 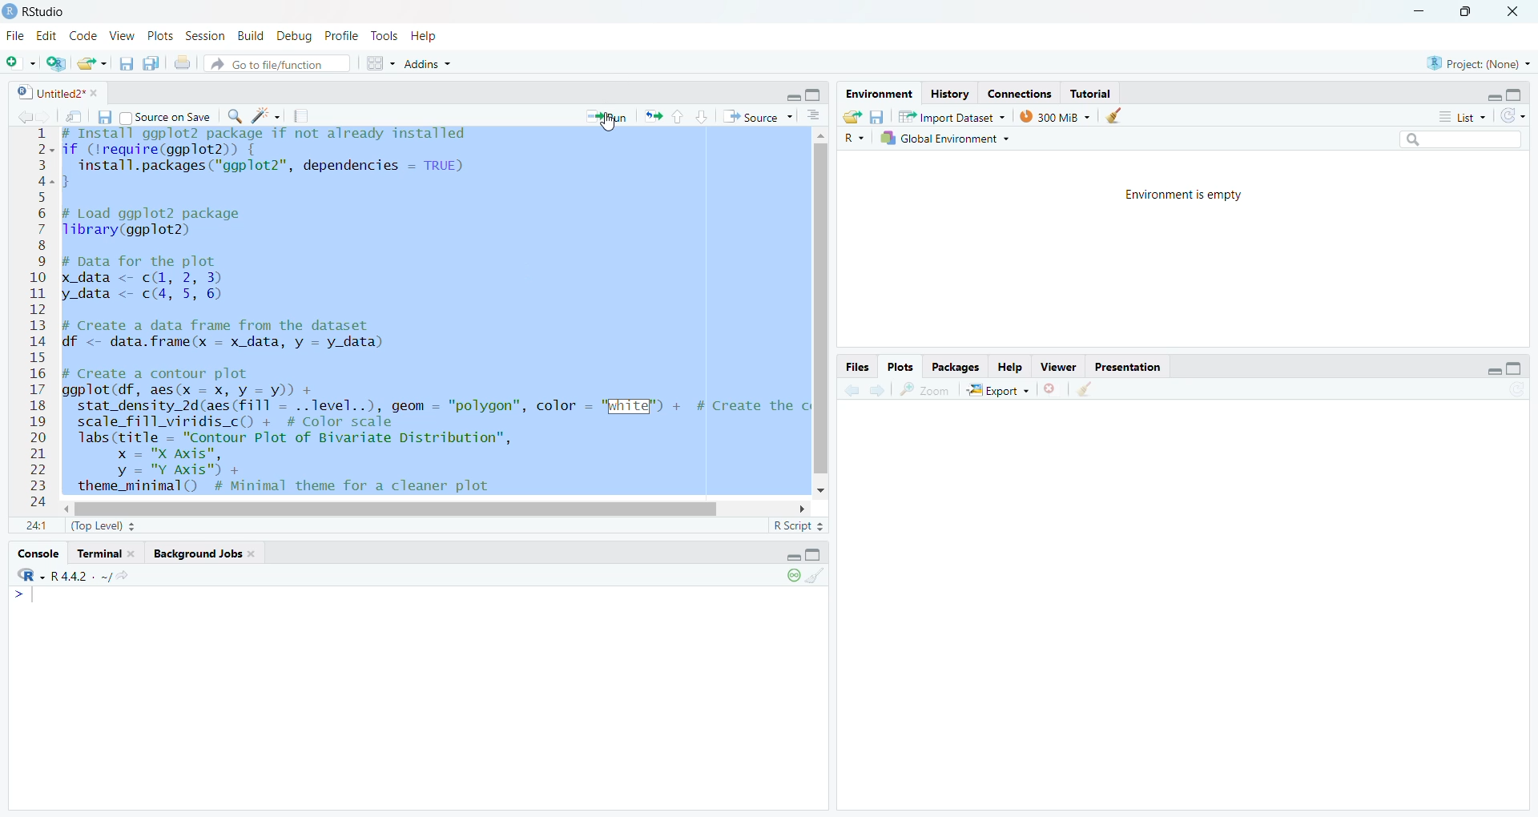 I want to click on  project: (None), so click(x=1478, y=62).